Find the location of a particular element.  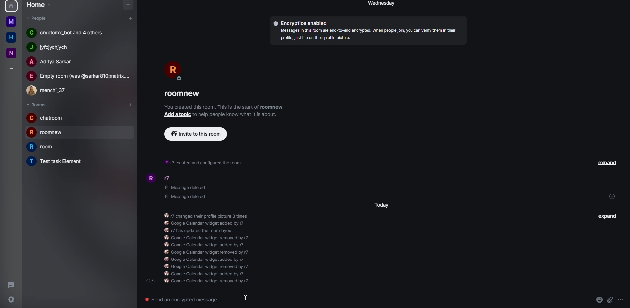

encryption enabled is located at coordinates (303, 23).